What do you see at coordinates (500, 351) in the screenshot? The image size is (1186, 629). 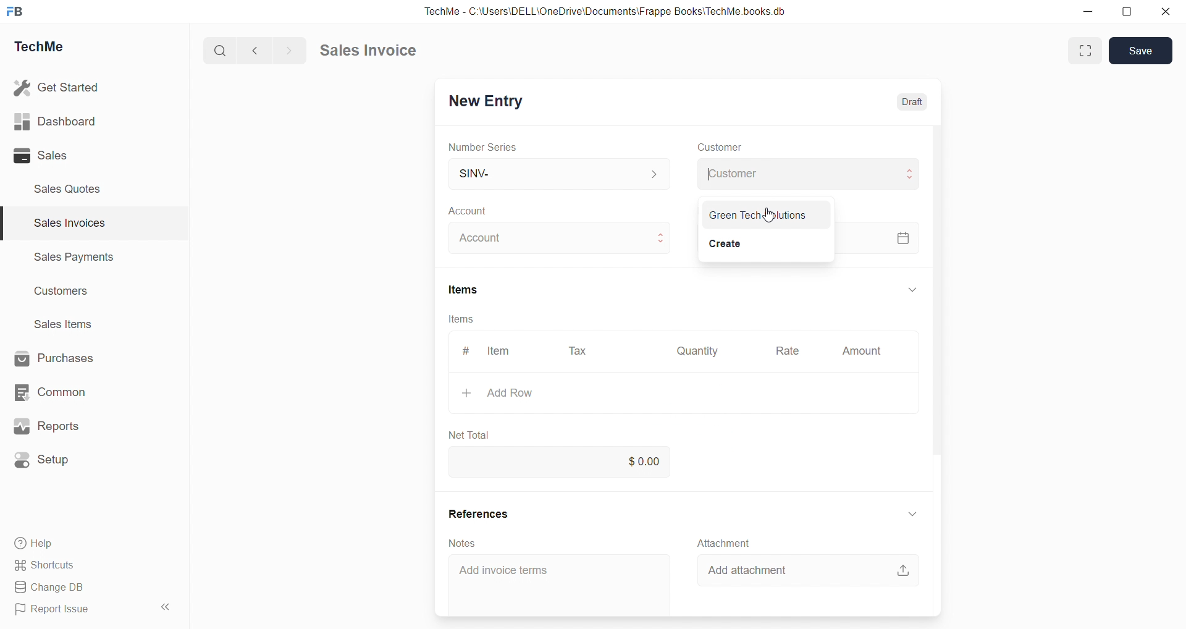 I see `Item` at bounding box center [500, 351].